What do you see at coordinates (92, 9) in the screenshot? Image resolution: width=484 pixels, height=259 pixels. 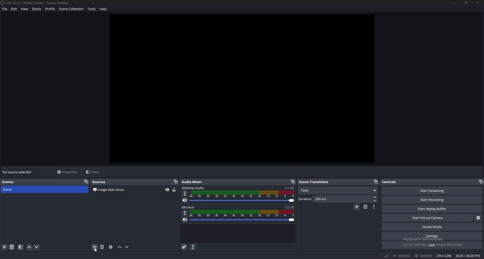 I see `tools` at bounding box center [92, 9].